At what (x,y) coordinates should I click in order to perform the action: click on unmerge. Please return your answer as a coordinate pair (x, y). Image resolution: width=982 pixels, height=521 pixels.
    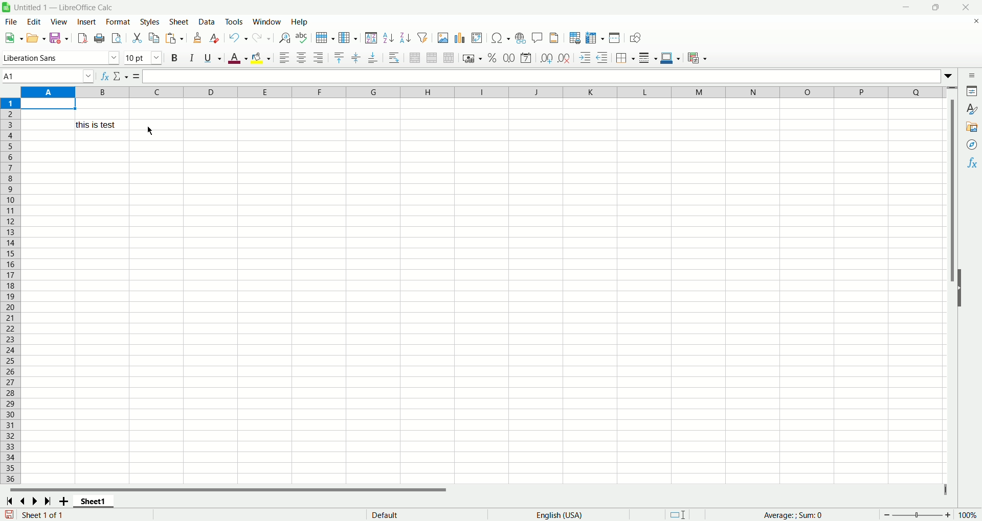
    Looking at the image, I should click on (449, 58).